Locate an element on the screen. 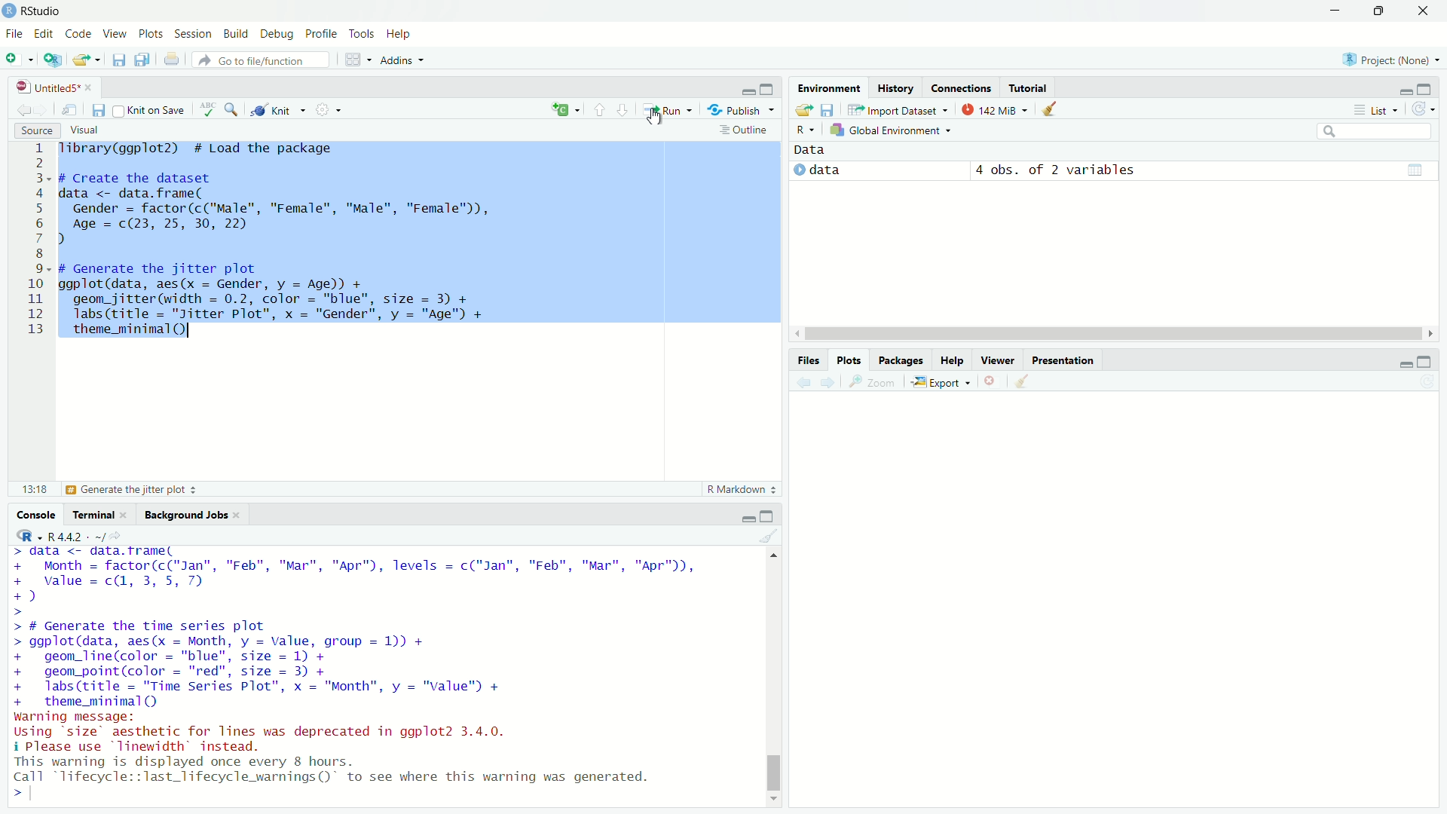 The image size is (1447, 814). file is located at coordinates (14, 34).